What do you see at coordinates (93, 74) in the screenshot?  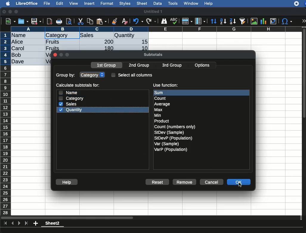 I see `category` at bounding box center [93, 74].